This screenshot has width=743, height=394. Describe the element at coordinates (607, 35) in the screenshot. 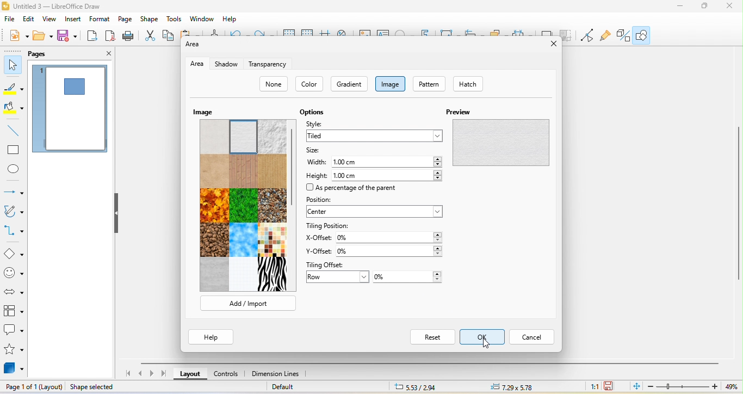

I see `gluepoint function` at that location.